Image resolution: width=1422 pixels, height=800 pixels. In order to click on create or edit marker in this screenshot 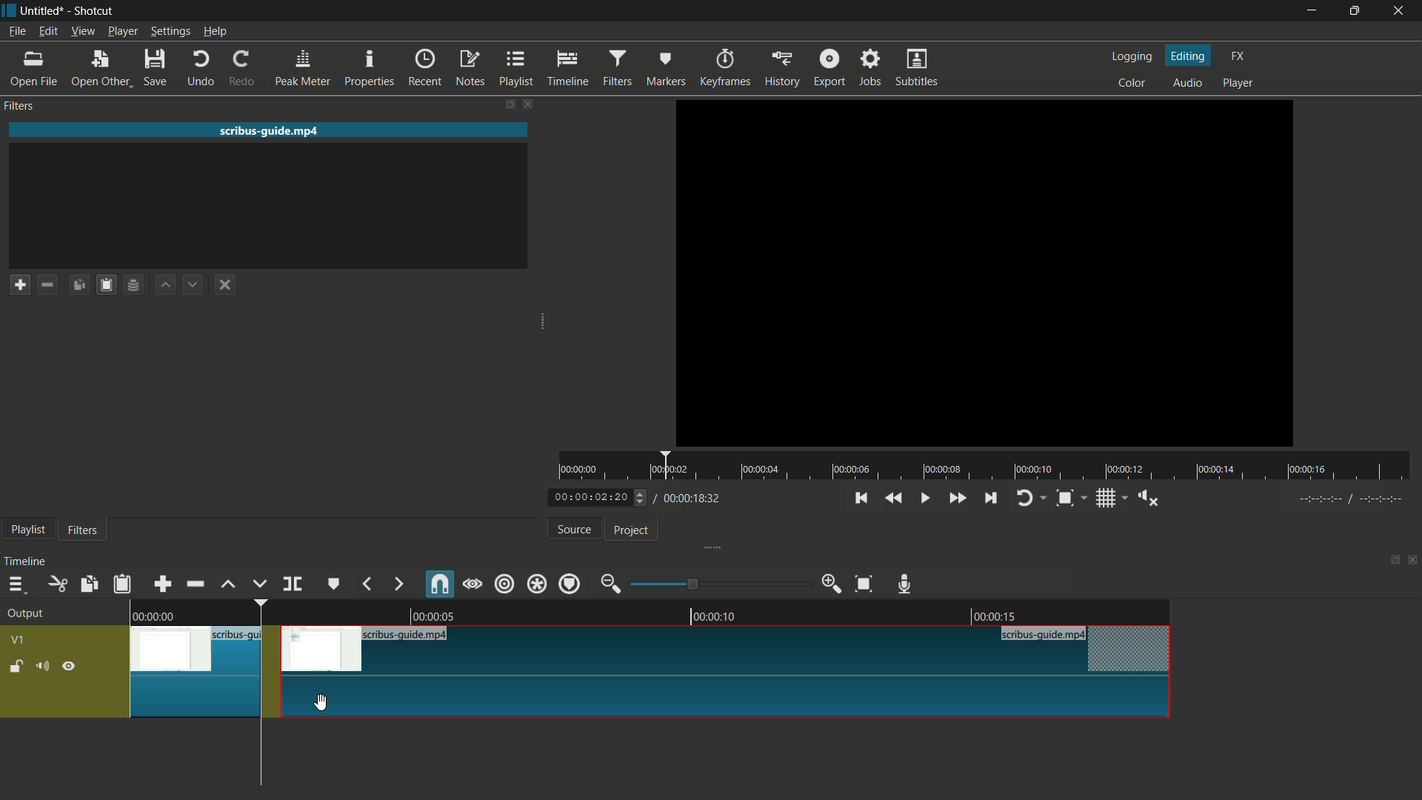, I will do `click(336, 583)`.